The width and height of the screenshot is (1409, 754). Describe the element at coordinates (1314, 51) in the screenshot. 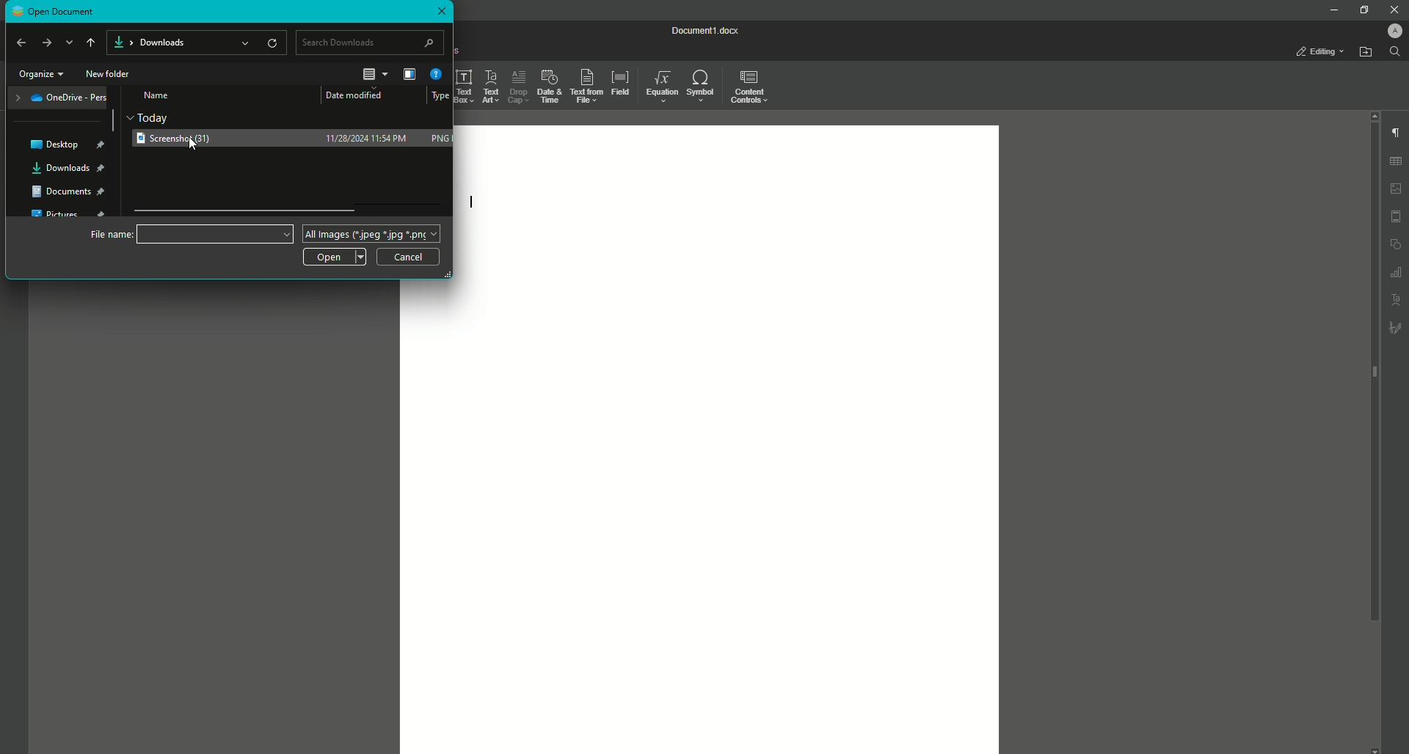

I see `Editing` at that location.